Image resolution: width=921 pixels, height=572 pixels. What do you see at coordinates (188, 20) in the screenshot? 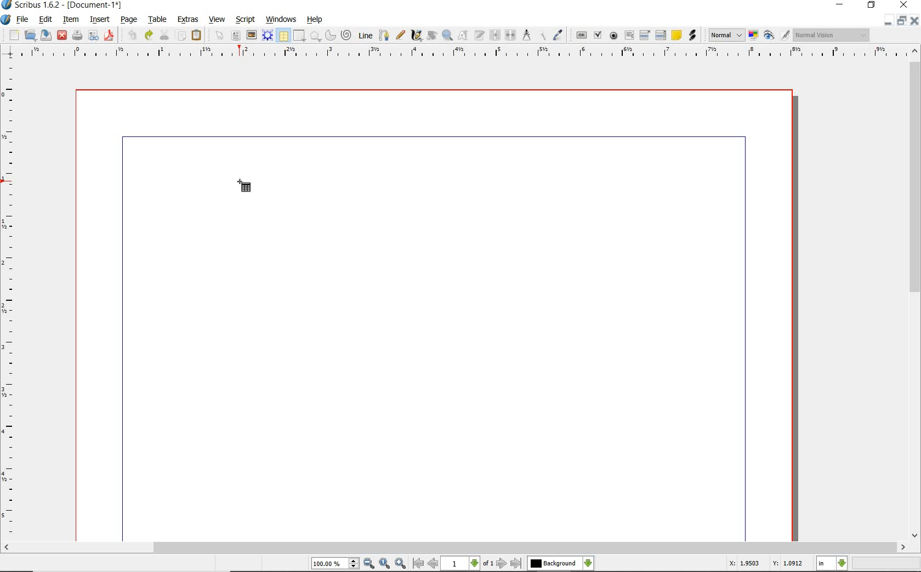
I see `extras` at bounding box center [188, 20].